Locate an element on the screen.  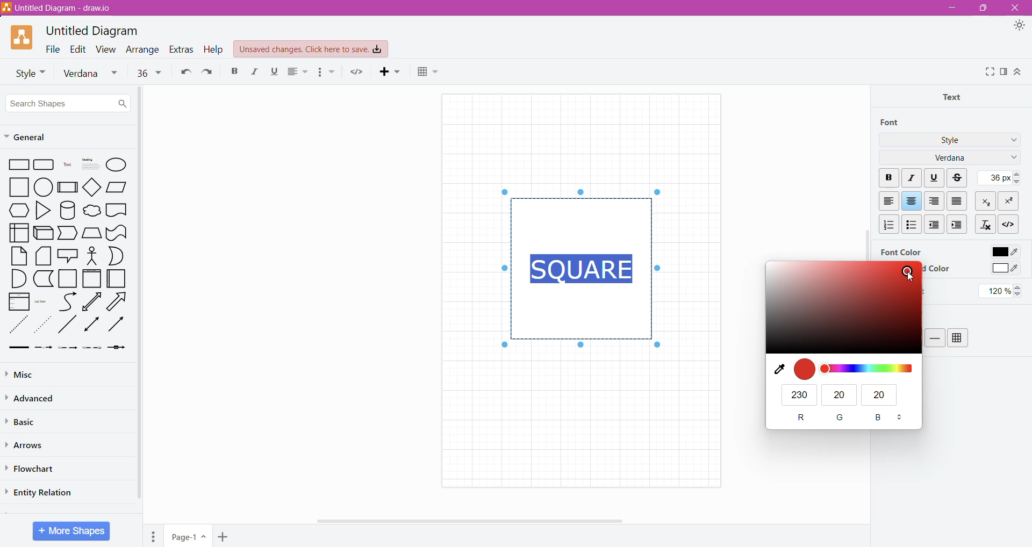
frame is located at coordinates (91, 278).